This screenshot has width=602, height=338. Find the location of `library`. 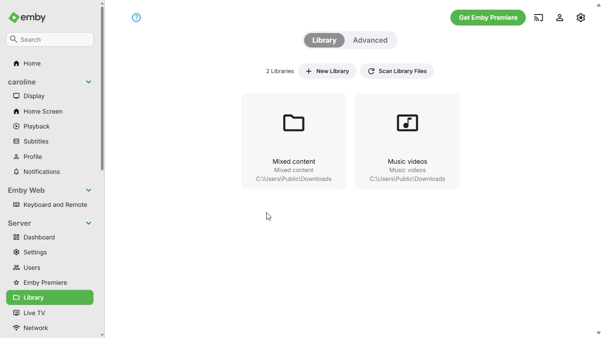

library is located at coordinates (49, 298).